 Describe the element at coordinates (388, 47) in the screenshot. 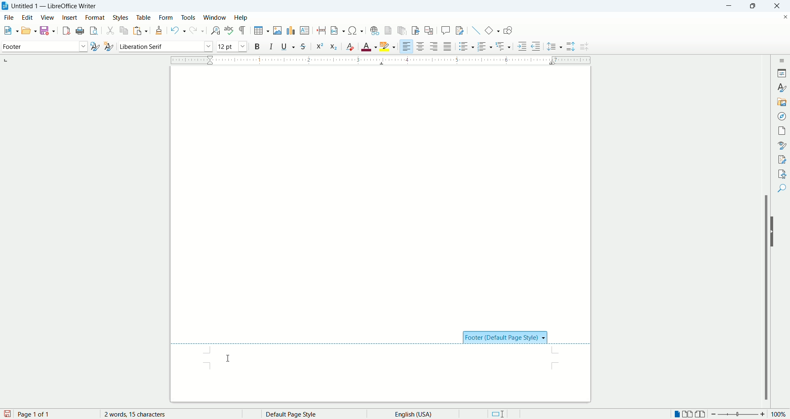

I see `text highlighting` at that location.